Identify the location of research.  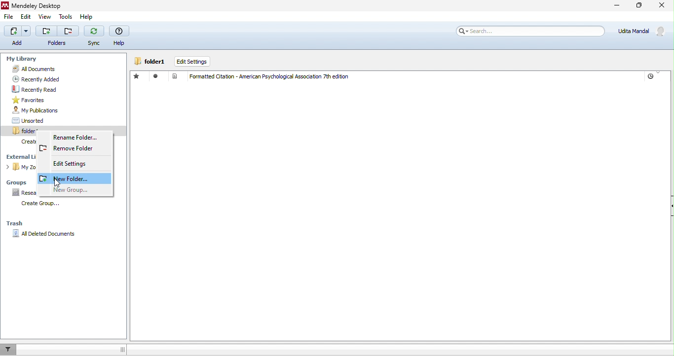
(23, 192).